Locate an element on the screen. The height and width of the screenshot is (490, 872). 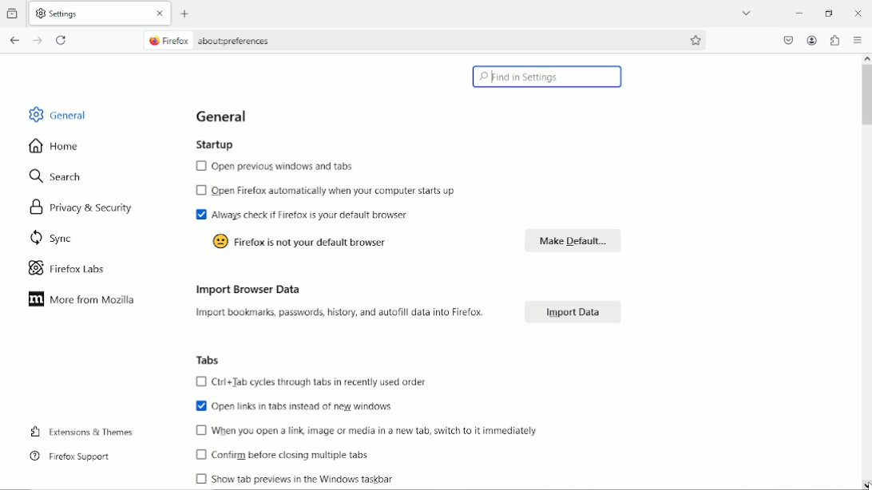
open application menu is located at coordinates (856, 40).